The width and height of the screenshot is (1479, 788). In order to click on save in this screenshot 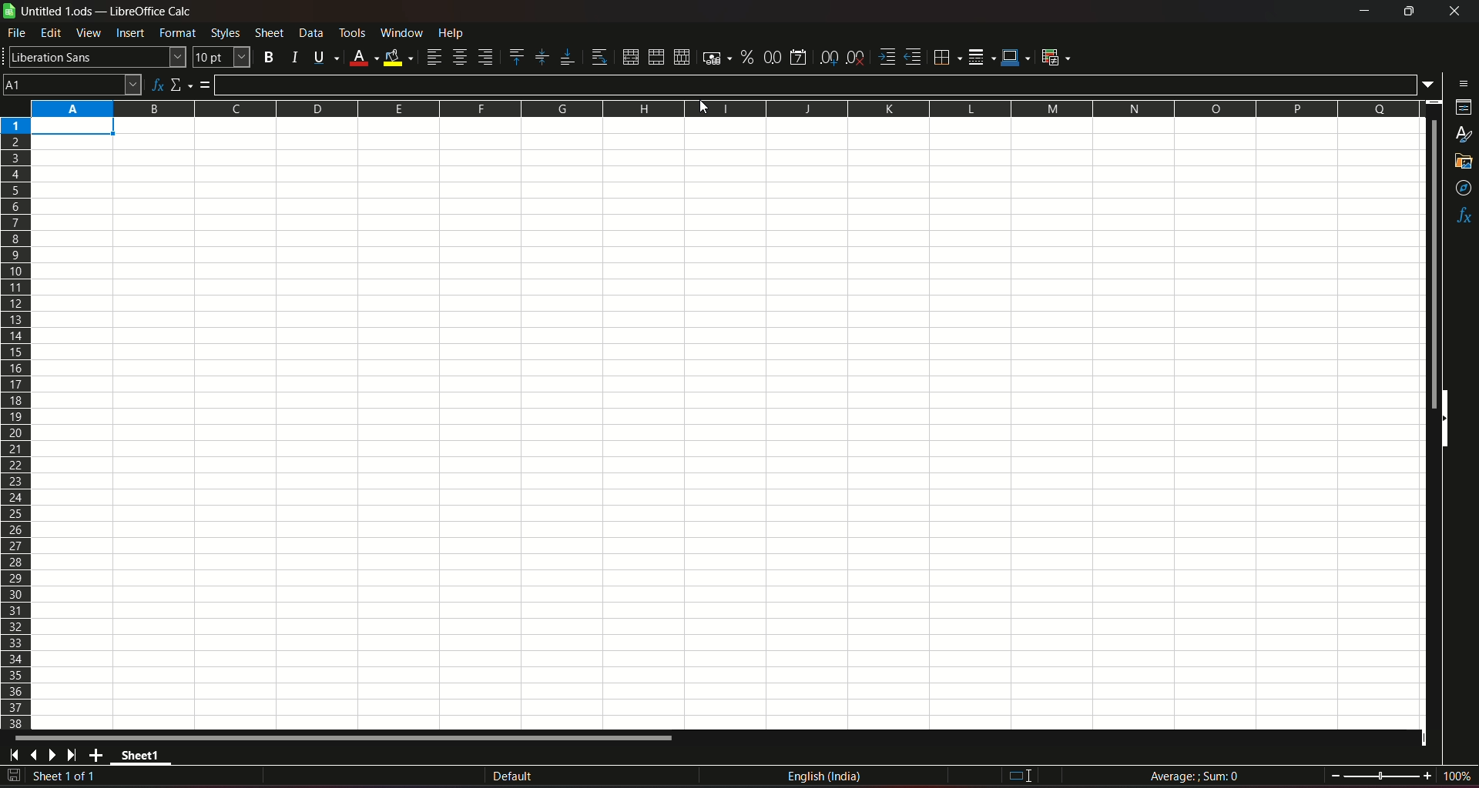, I will do `click(14, 776)`.